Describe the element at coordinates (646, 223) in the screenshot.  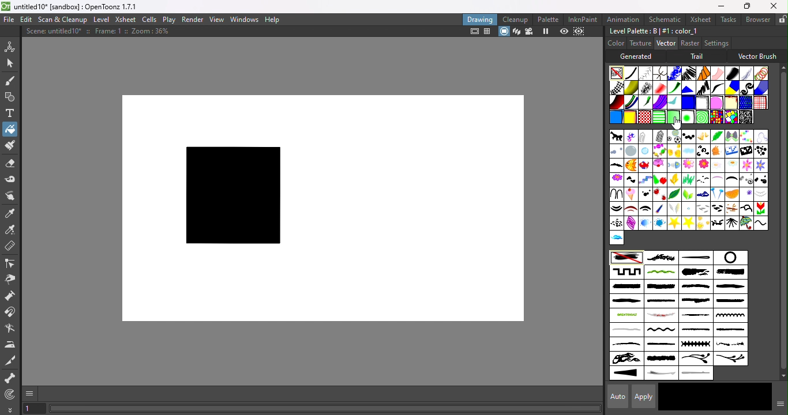
I see `stai` at that location.